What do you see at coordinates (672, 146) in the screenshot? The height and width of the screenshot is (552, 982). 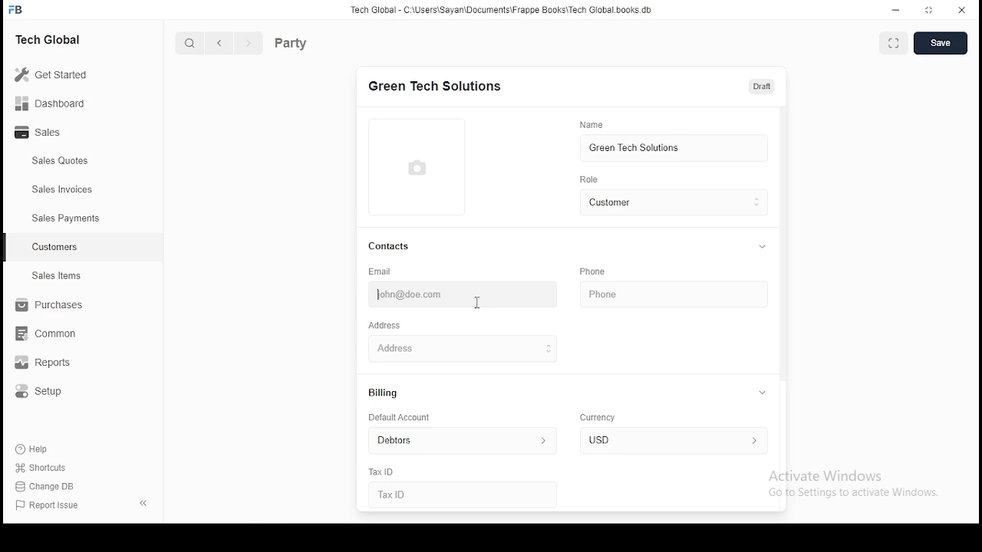 I see `green tech solutions` at bounding box center [672, 146].